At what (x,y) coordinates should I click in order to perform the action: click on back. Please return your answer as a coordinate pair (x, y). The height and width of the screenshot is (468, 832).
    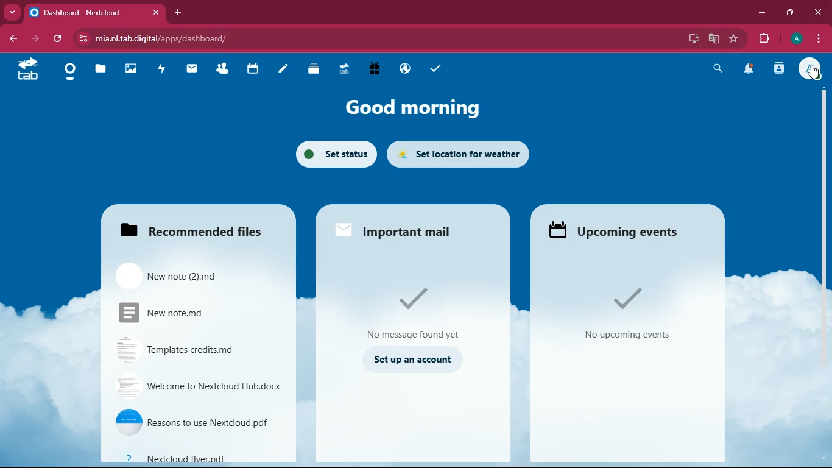
    Looking at the image, I should click on (10, 40).